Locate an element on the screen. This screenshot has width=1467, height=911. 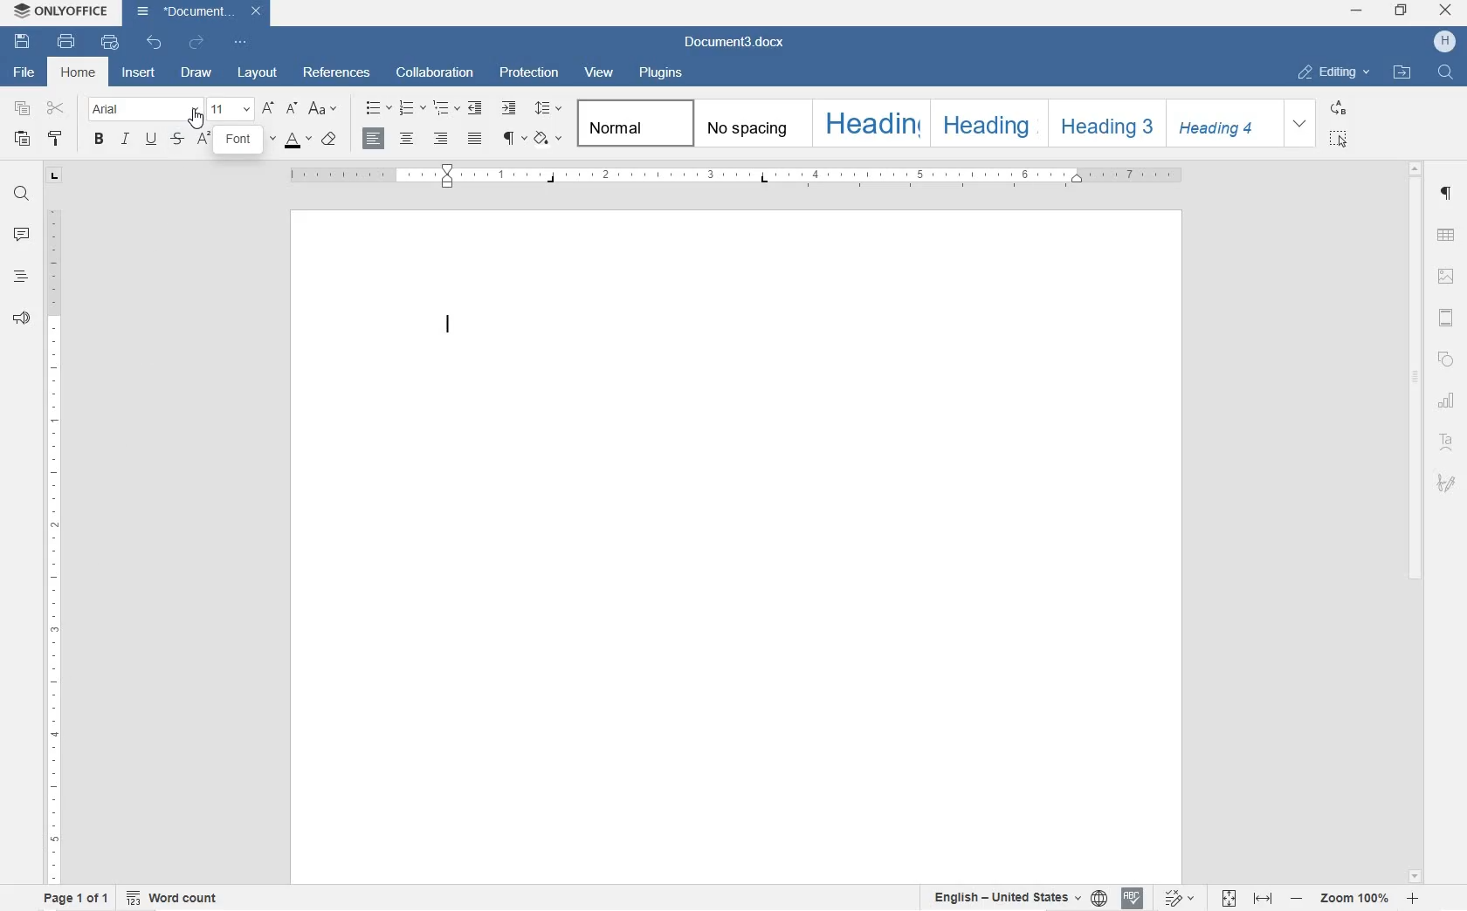
UNDERLINE is located at coordinates (150, 140).